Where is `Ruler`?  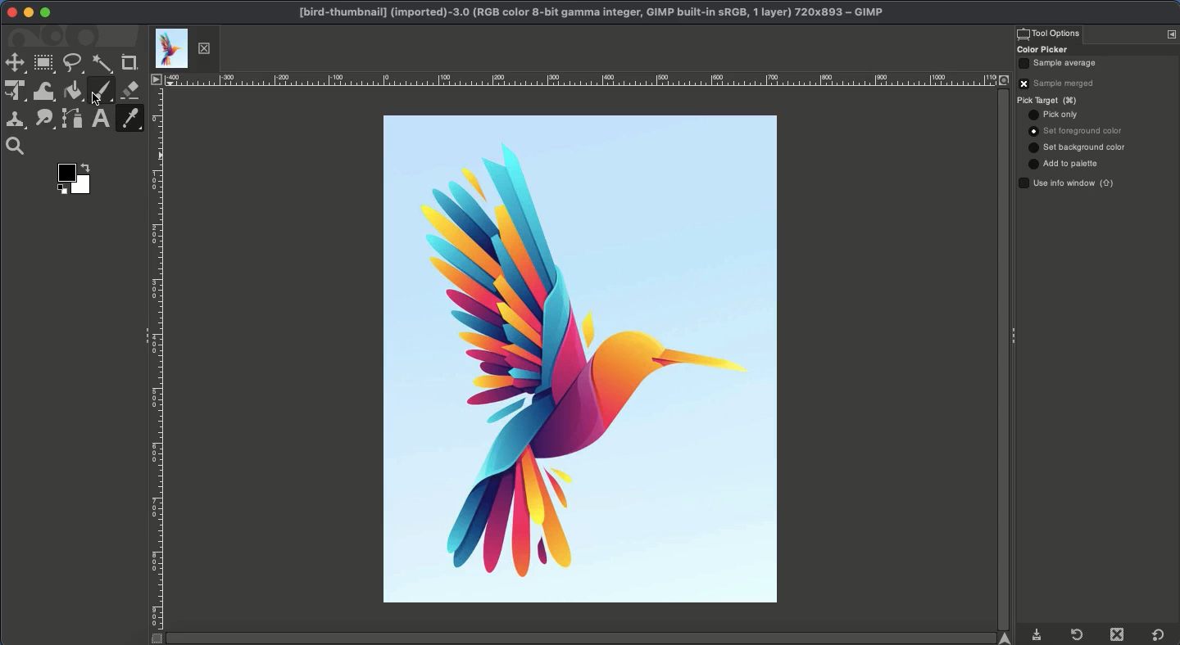 Ruler is located at coordinates (582, 79).